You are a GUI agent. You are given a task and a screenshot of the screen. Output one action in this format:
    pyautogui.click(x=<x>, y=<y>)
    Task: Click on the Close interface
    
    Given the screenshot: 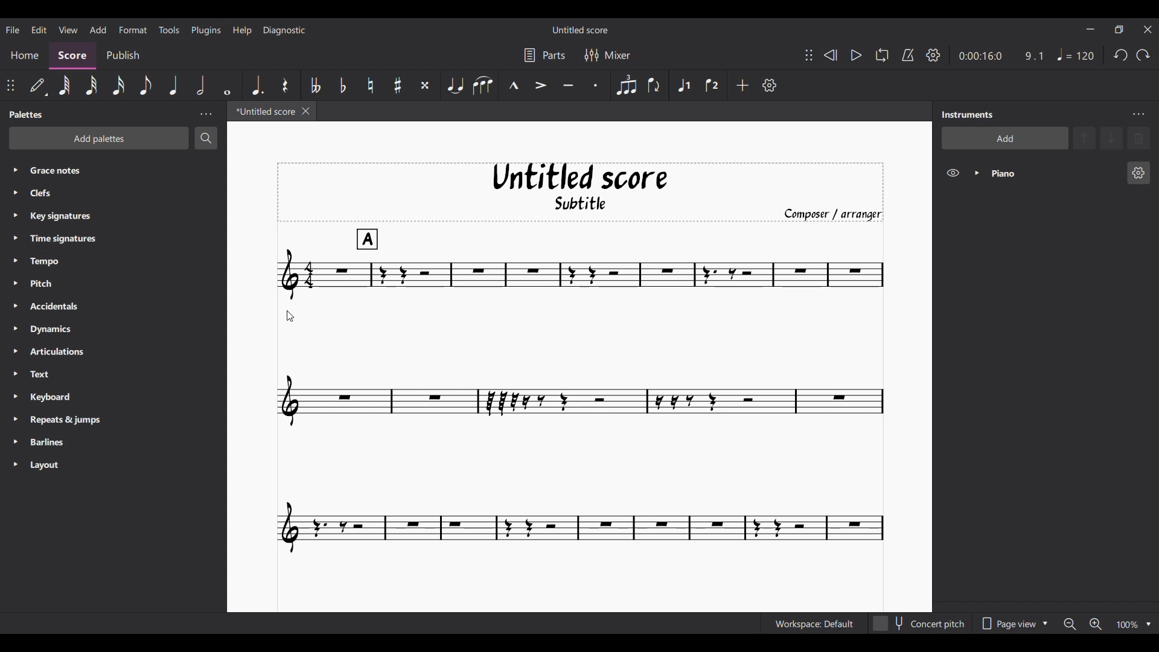 What is the action you would take?
    pyautogui.click(x=1148, y=30)
    